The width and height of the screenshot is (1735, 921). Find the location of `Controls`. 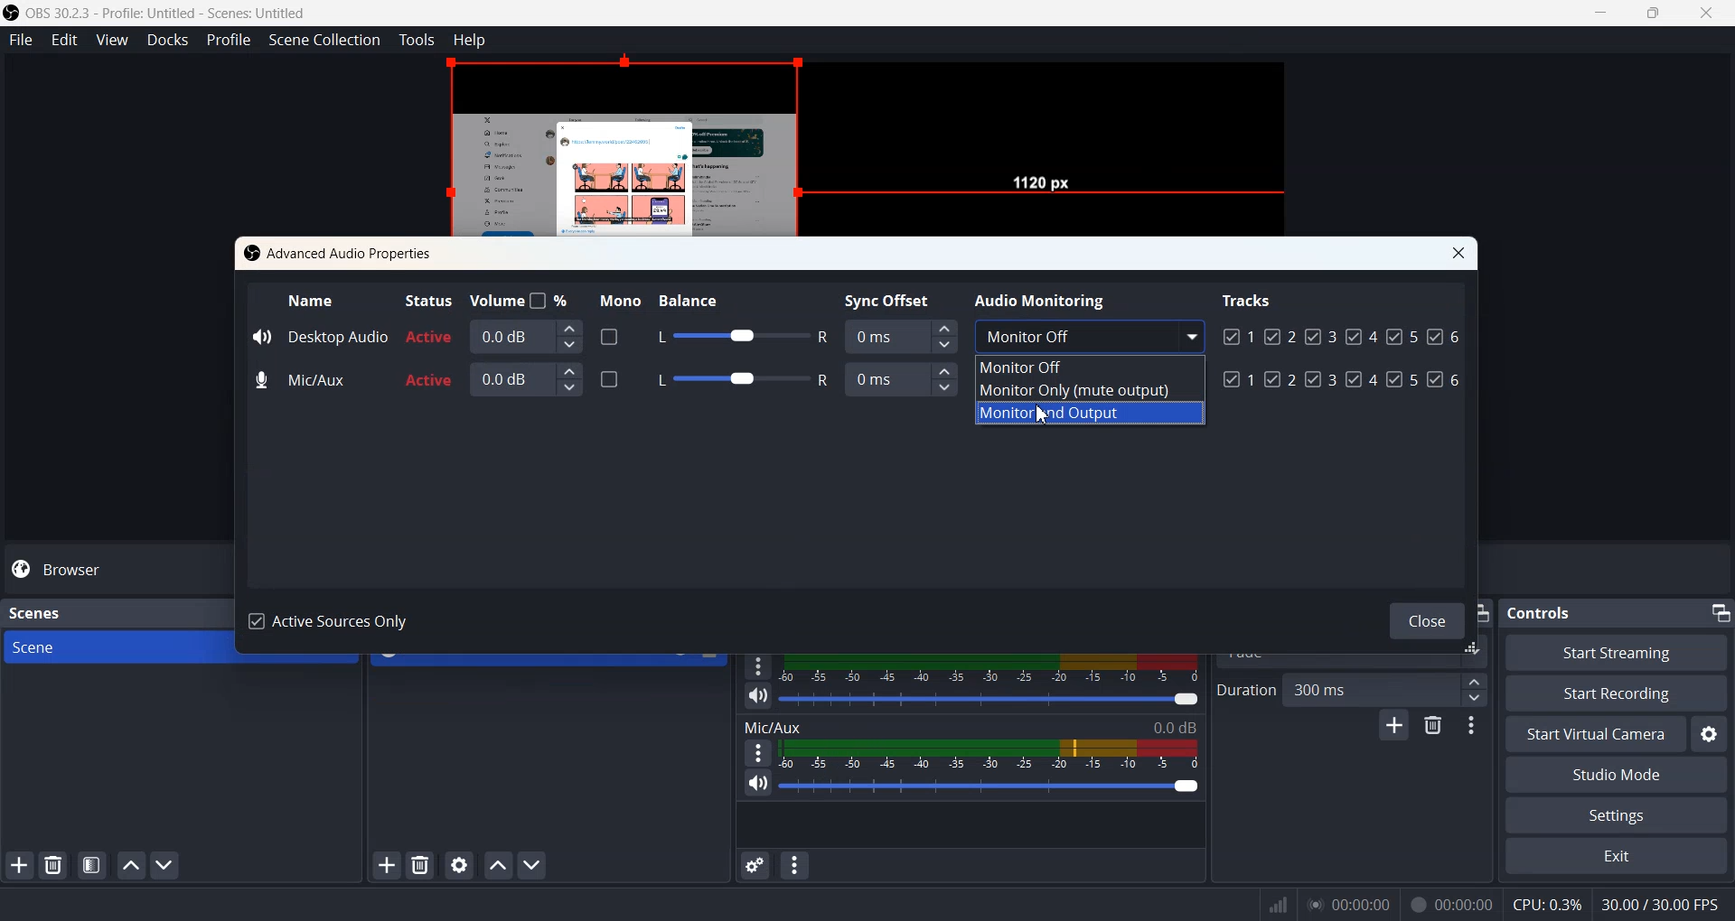

Controls is located at coordinates (1546, 611).